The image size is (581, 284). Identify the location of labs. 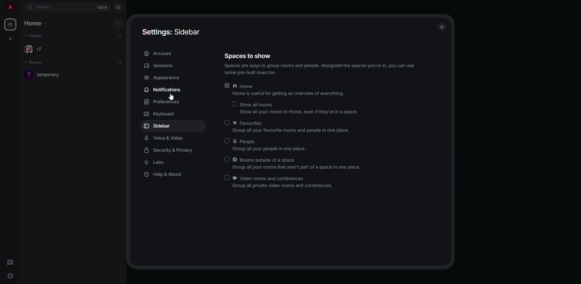
(157, 163).